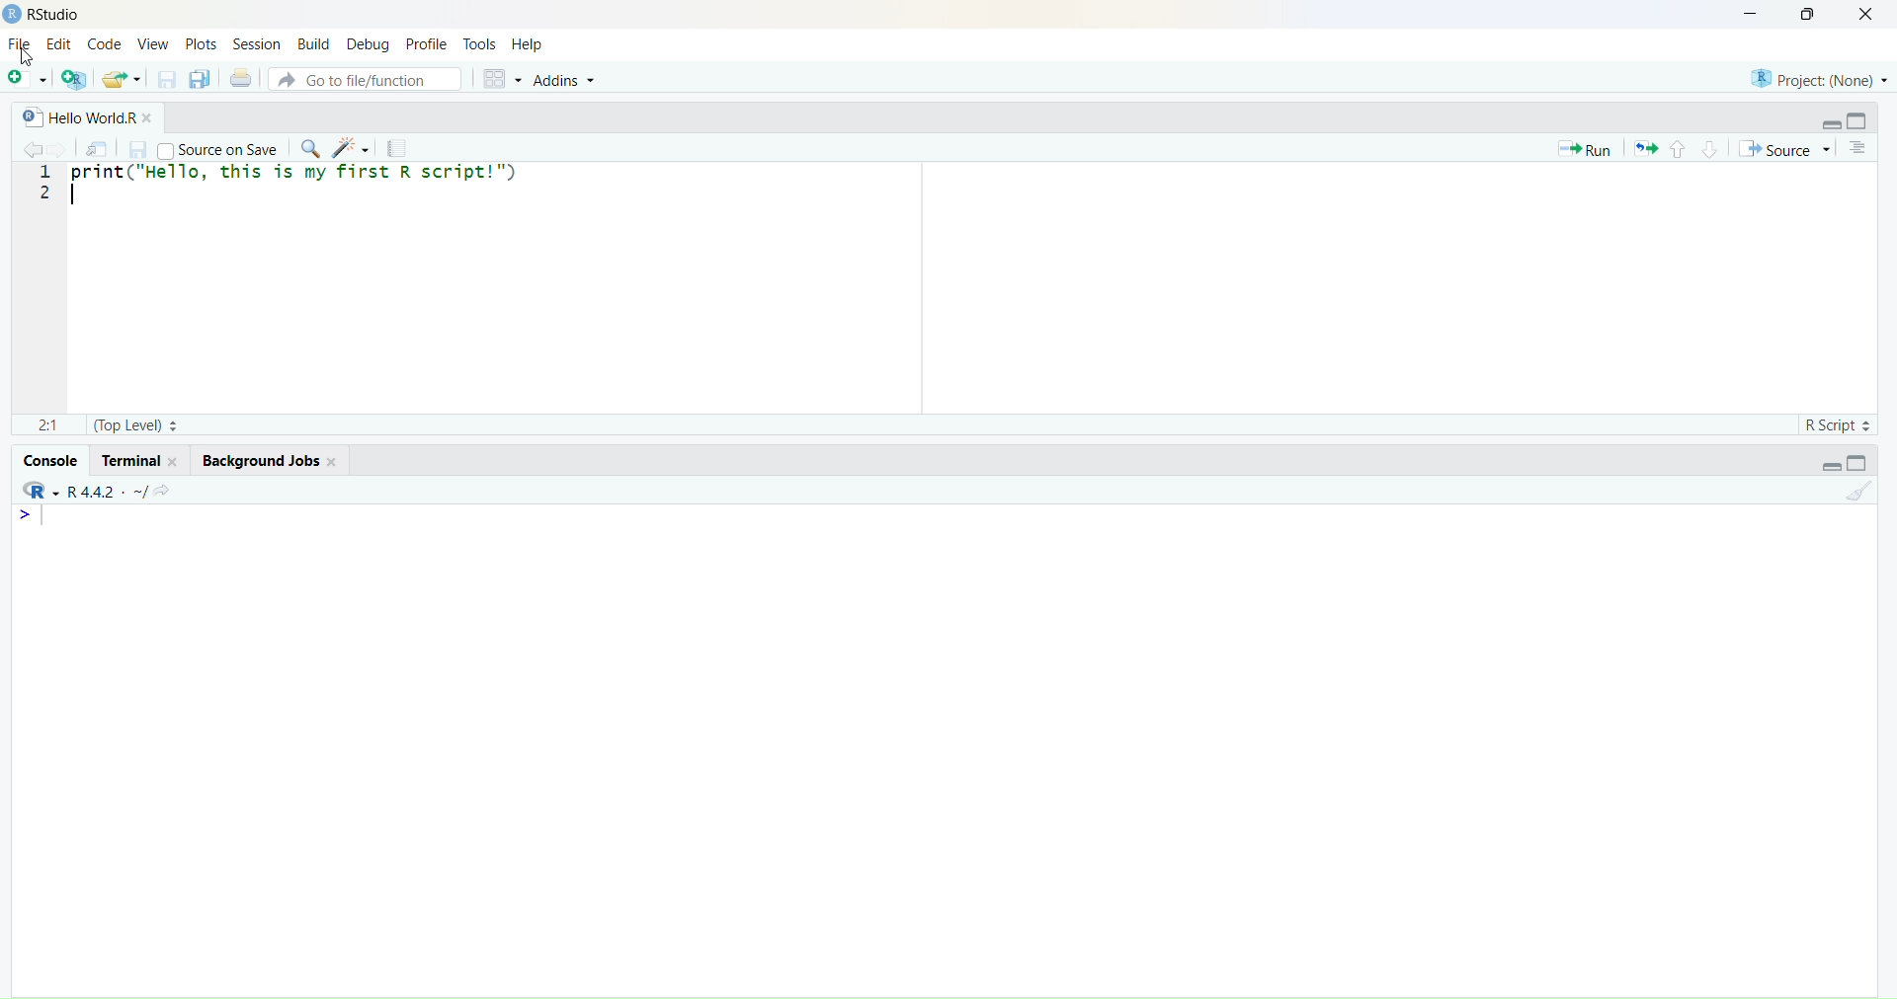 Image resolution: width=1897 pixels, height=999 pixels. I want to click on Go to previous section/chunk (Ctrl + PgUp), so click(1677, 147).